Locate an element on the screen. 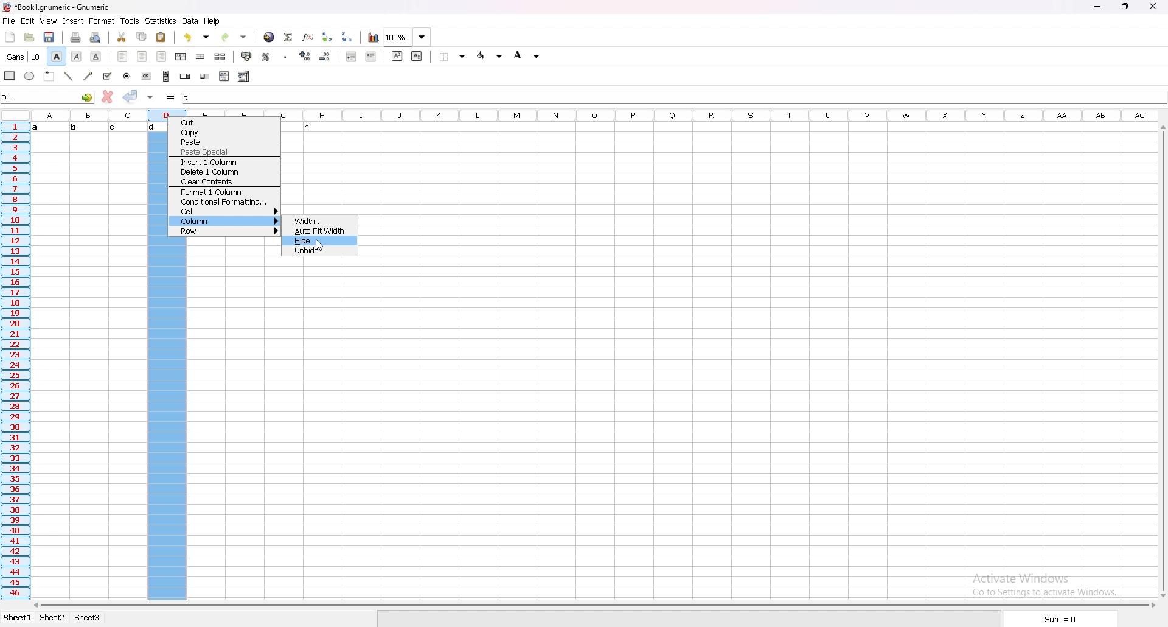 Image resolution: width=1168 pixels, height=627 pixels. scroll bar is located at coordinates (167, 76).